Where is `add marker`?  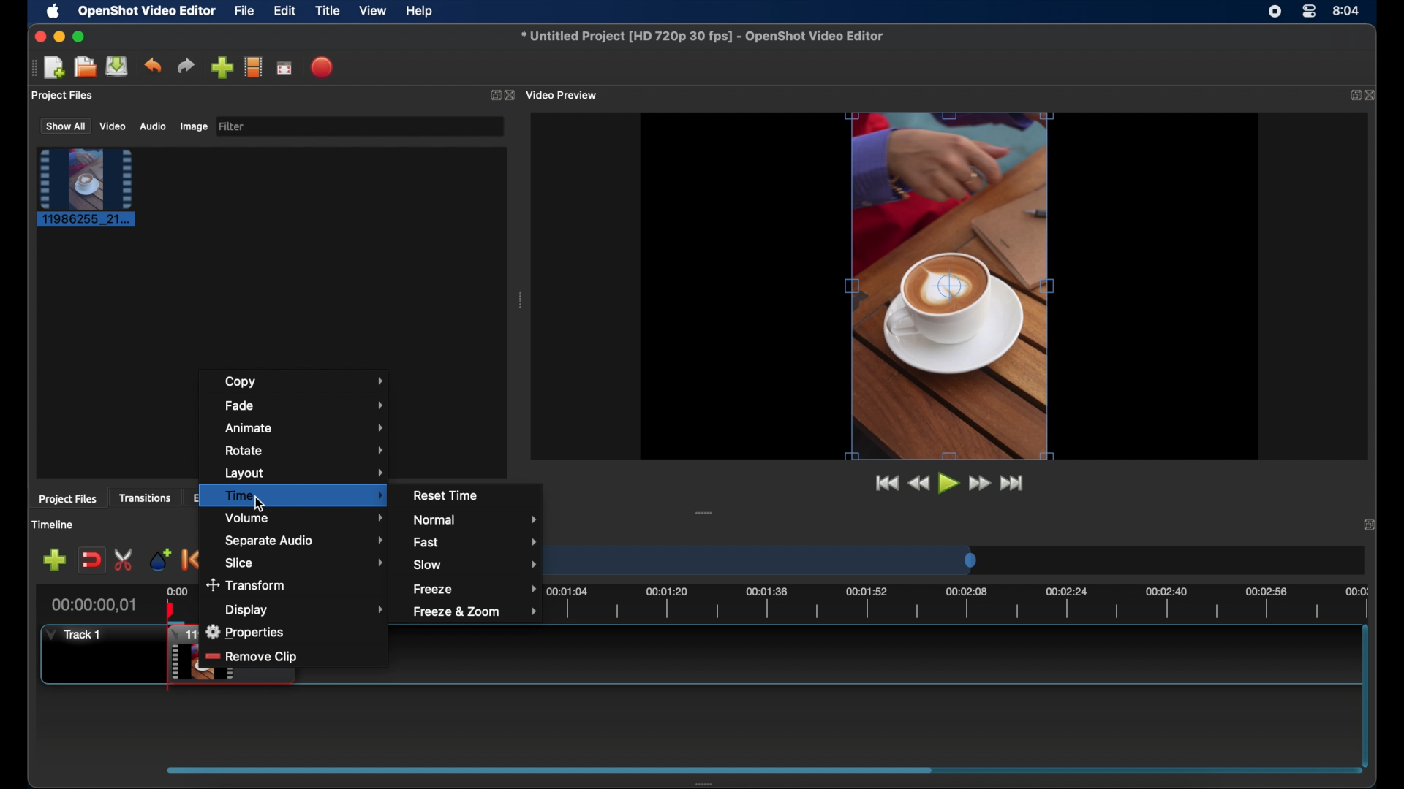
add marker is located at coordinates (161, 560).